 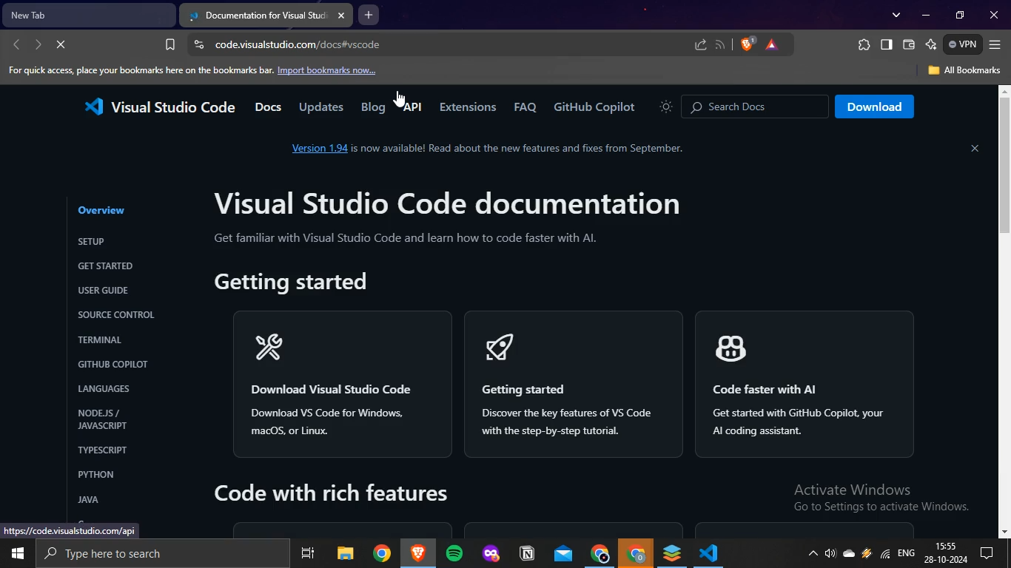 What do you see at coordinates (412, 107) in the screenshot?
I see `API` at bounding box center [412, 107].